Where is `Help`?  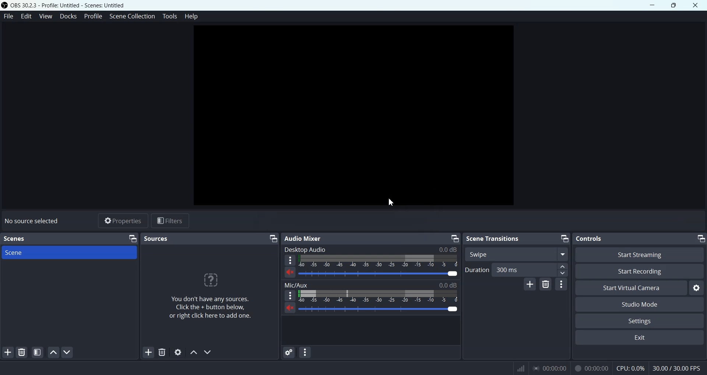
Help is located at coordinates (191, 17).